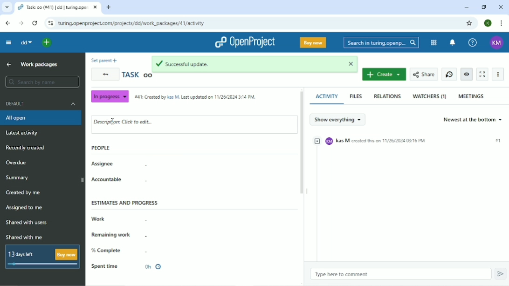 The image size is (509, 286). Describe the element at coordinates (109, 7) in the screenshot. I see `New tab` at that location.